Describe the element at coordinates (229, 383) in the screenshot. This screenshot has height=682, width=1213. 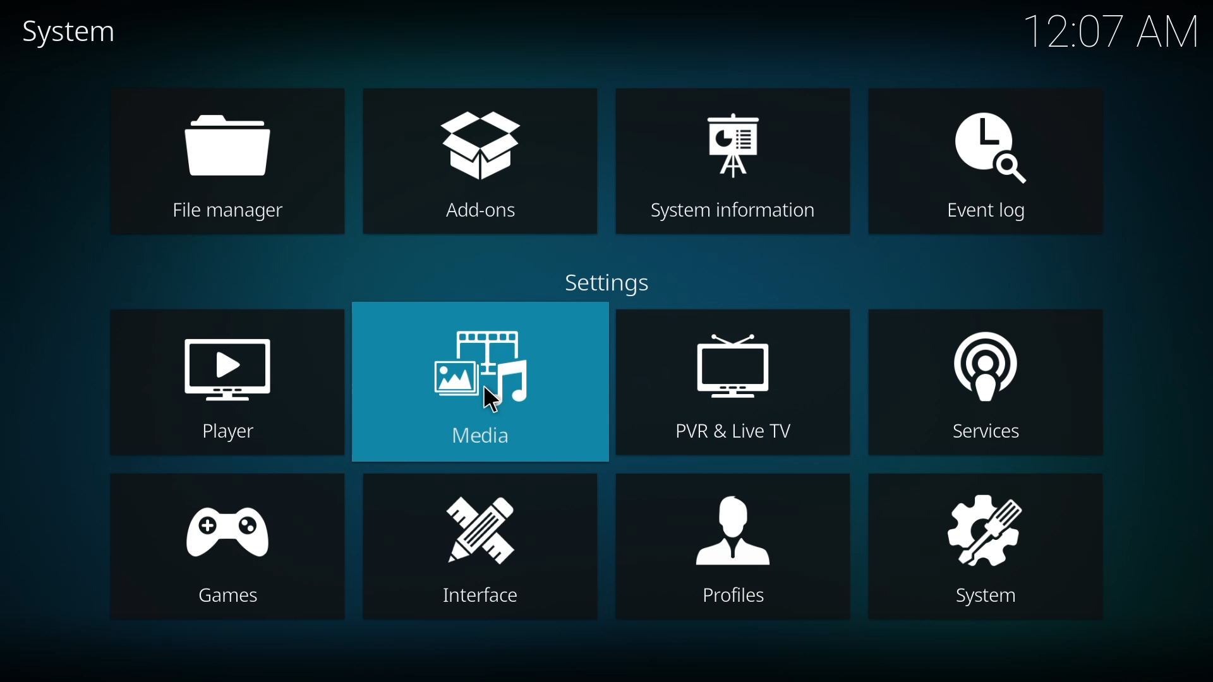
I see `player` at that location.